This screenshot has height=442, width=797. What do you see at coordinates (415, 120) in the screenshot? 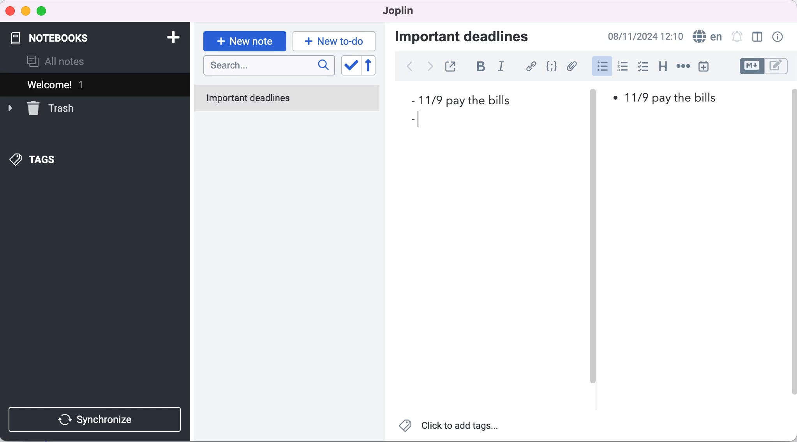
I see `bullet 2` at bounding box center [415, 120].